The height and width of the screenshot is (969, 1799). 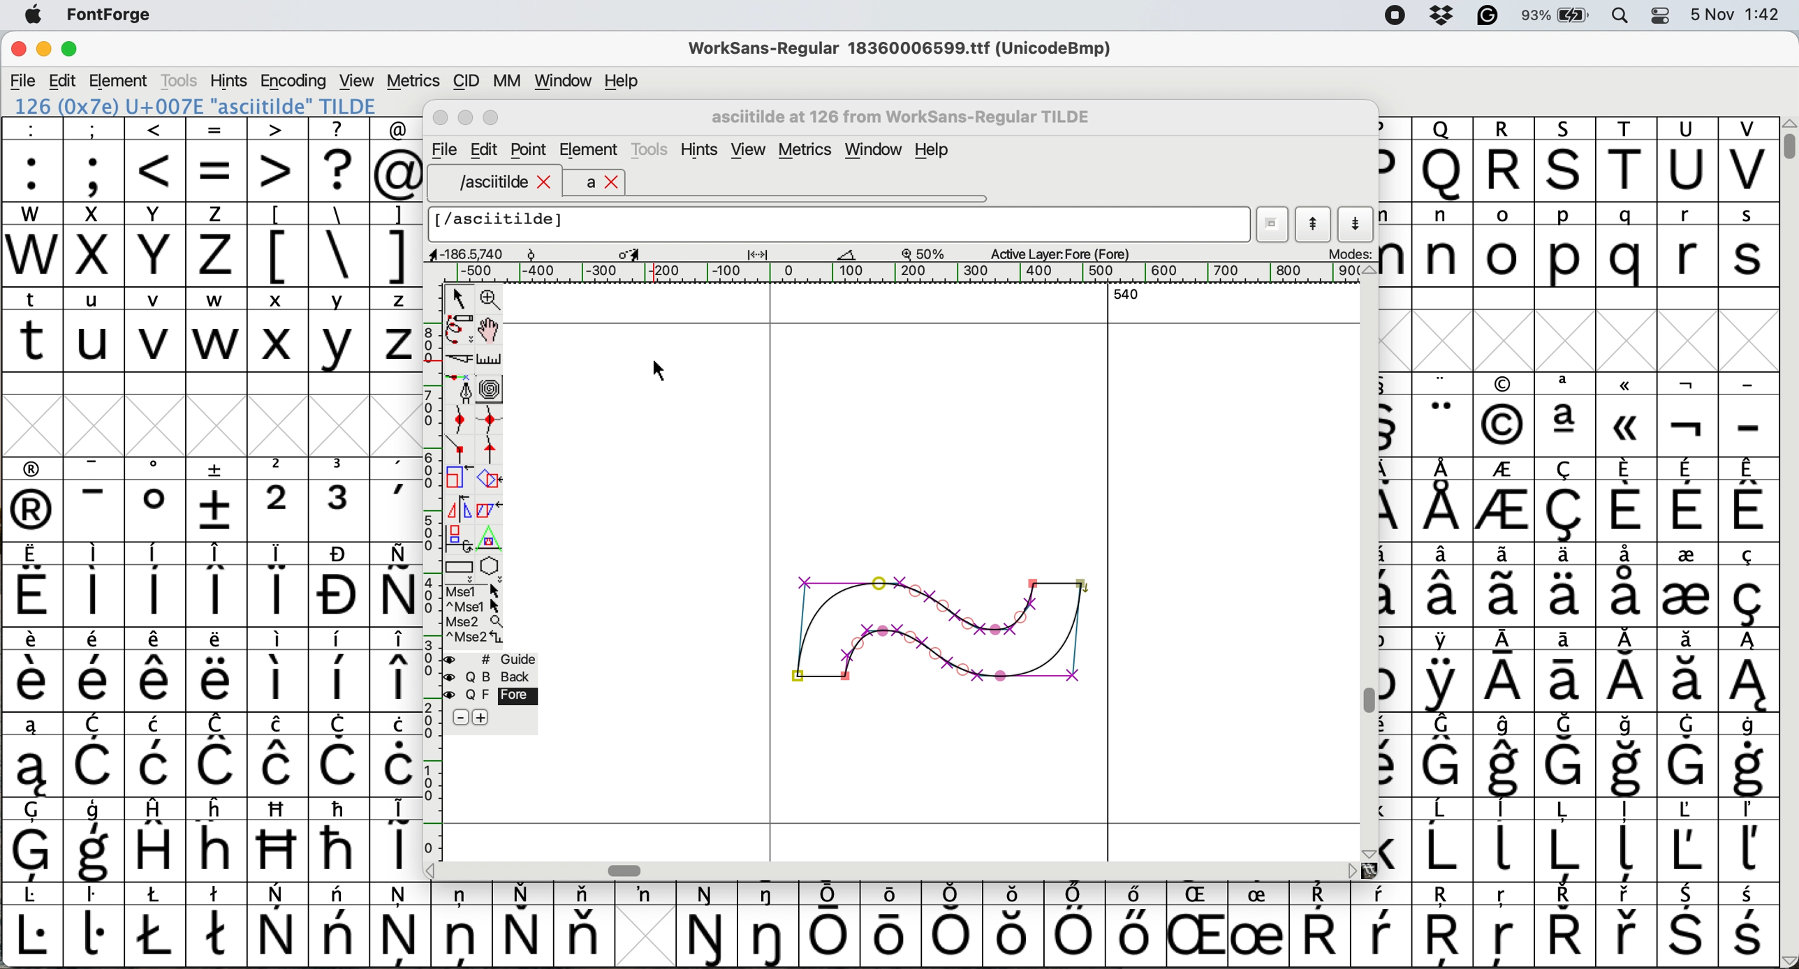 What do you see at coordinates (1200, 924) in the screenshot?
I see `` at bounding box center [1200, 924].